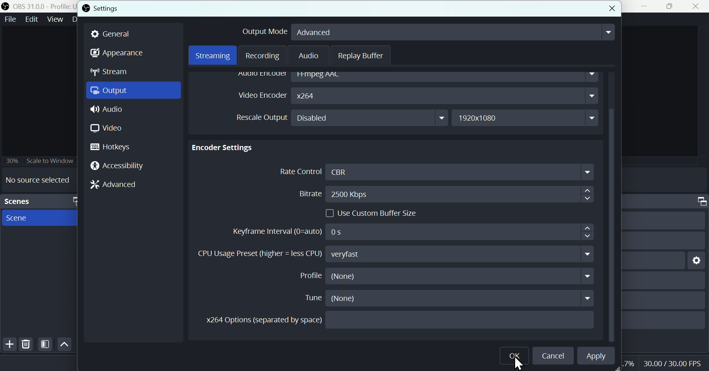 Image resolution: width=709 pixels, height=371 pixels. What do you see at coordinates (516, 356) in the screenshot?
I see `Ok` at bounding box center [516, 356].